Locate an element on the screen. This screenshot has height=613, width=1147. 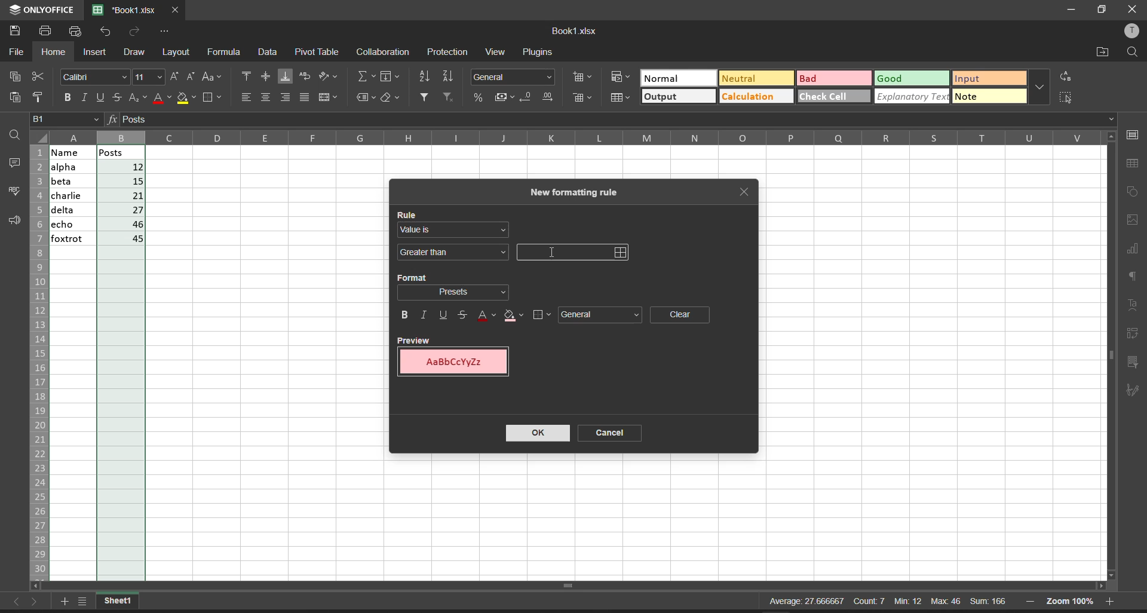
explanatory text is located at coordinates (913, 97).